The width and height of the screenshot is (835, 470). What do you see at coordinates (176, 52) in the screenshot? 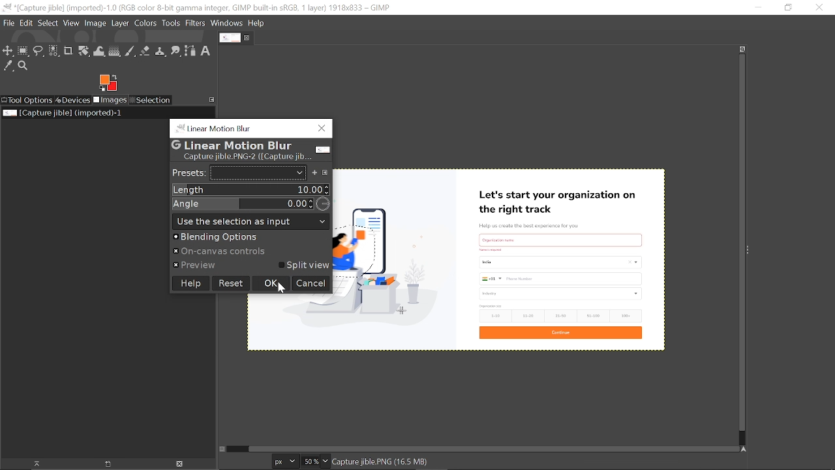
I see `Smudge tool` at bounding box center [176, 52].